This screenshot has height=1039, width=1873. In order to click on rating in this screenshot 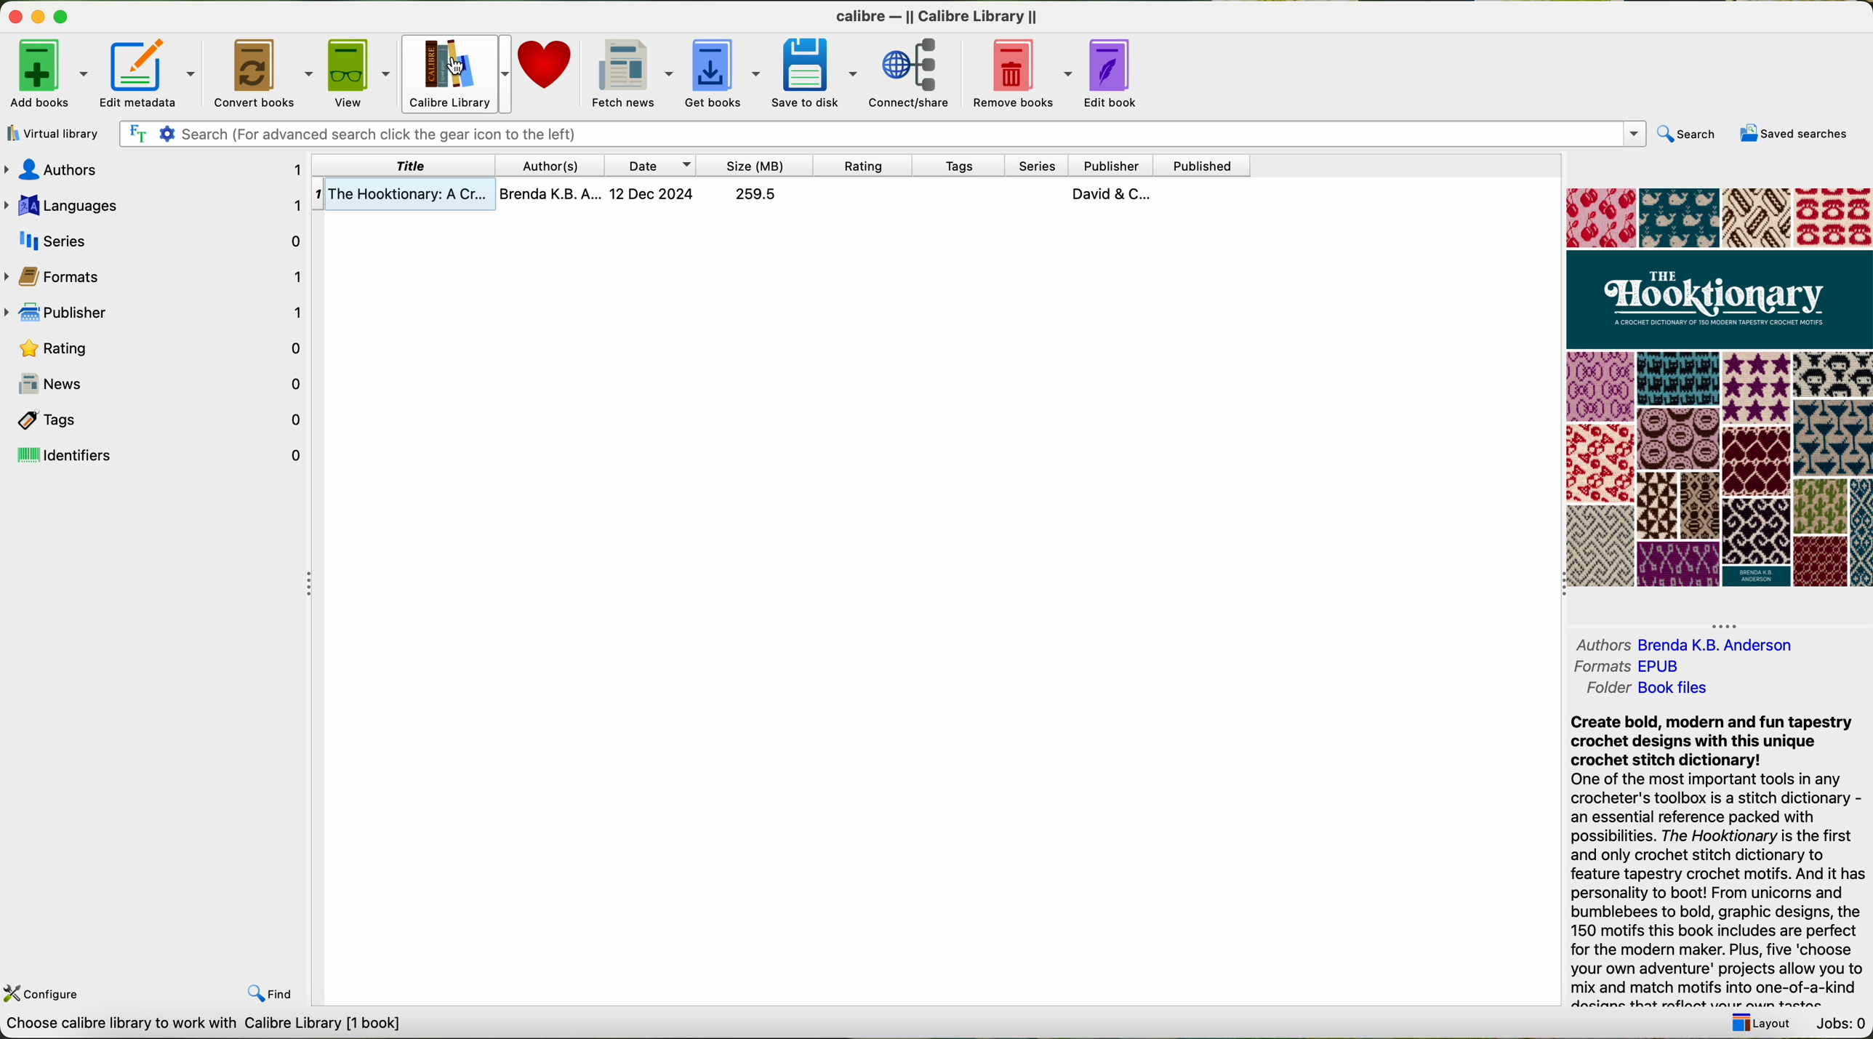, I will do `click(872, 164)`.